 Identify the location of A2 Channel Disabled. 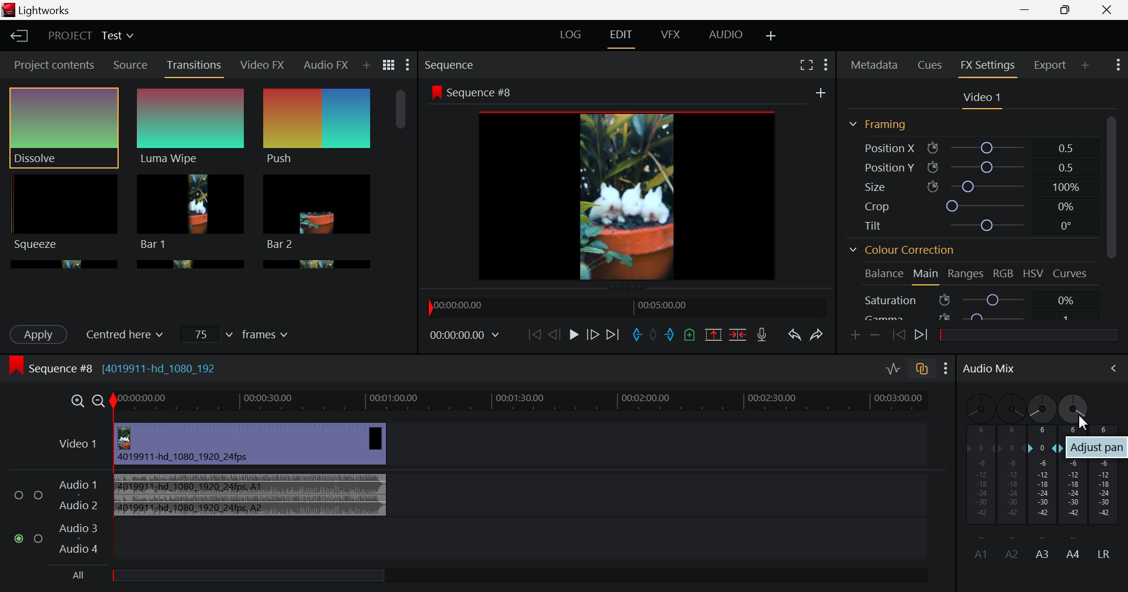
(1008, 476).